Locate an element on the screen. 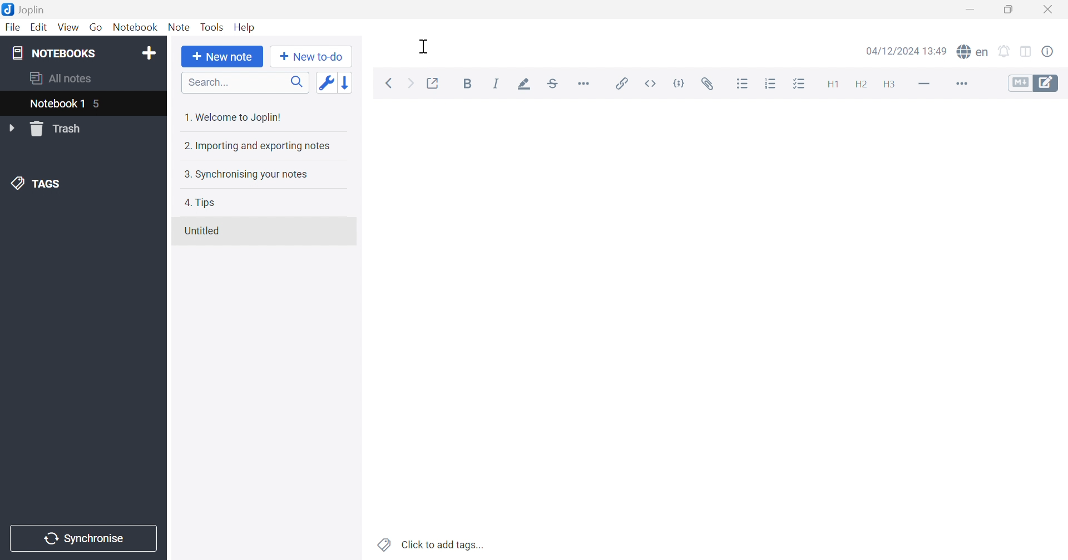 The image size is (1068, 560). Add notebook is located at coordinates (149, 55).